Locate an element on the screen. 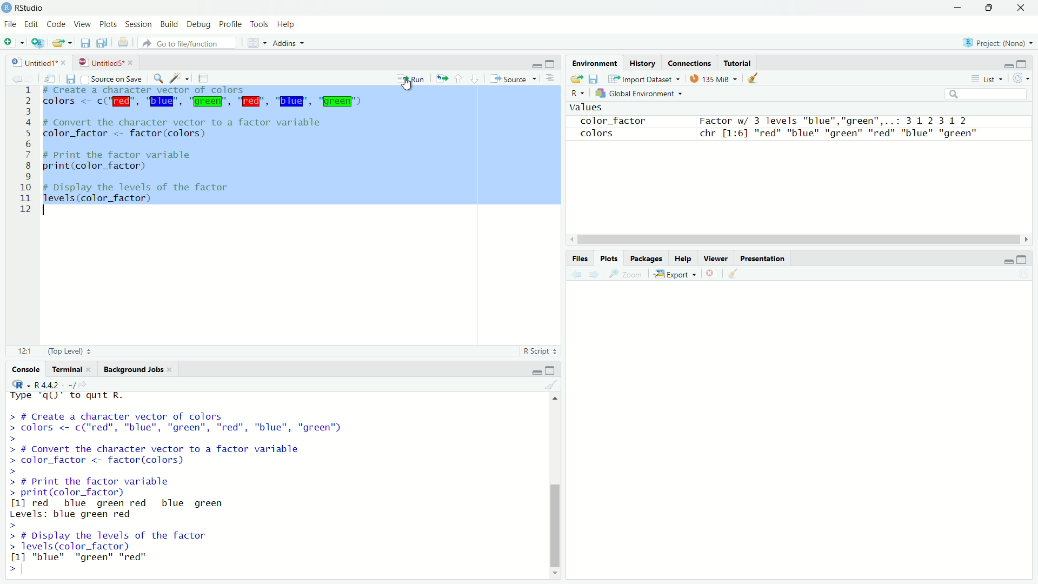 The height and width of the screenshot is (584, 1038). next plot is located at coordinates (593, 274).